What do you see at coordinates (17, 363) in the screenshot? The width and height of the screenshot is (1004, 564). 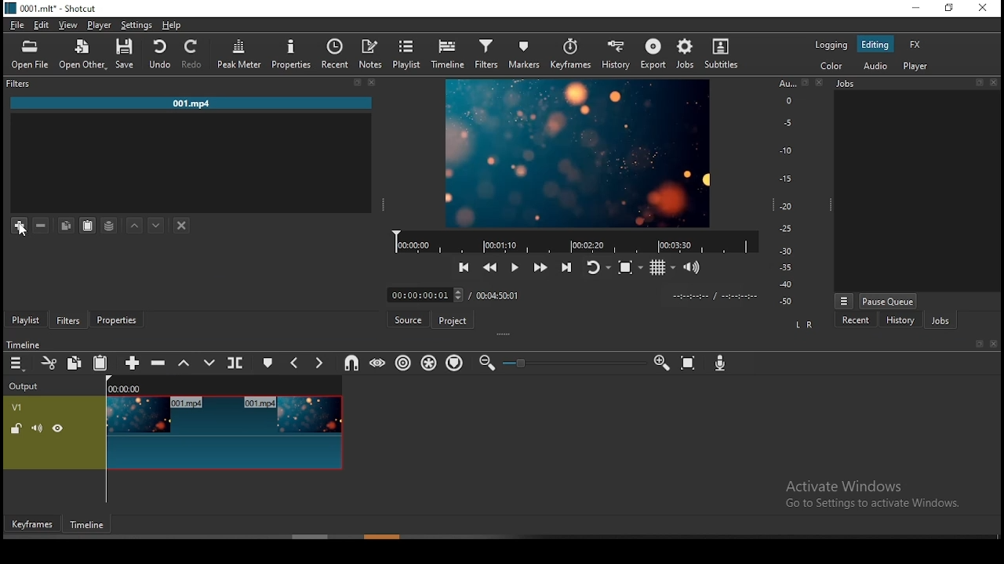 I see `timeline menu` at bounding box center [17, 363].